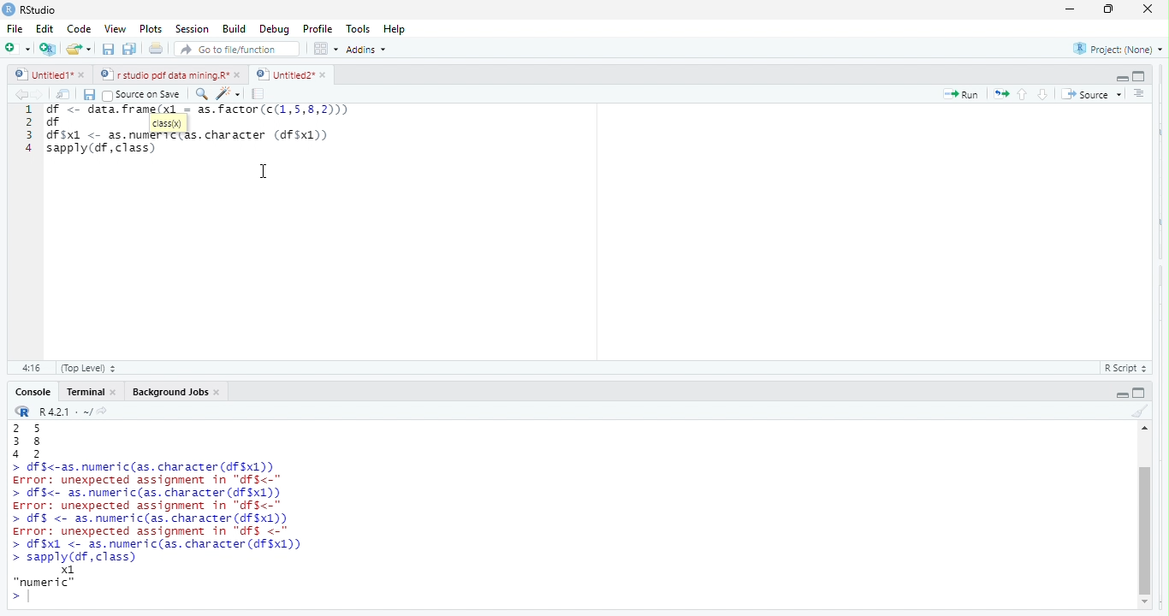 The image size is (1169, 616). Describe the element at coordinates (1000, 95) in the screenshot. I see `re run the previous code region` at that location.